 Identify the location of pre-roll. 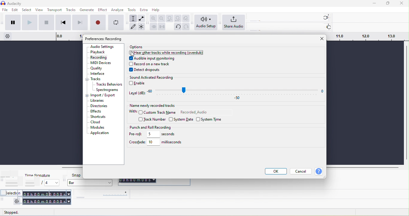
(135, 134).